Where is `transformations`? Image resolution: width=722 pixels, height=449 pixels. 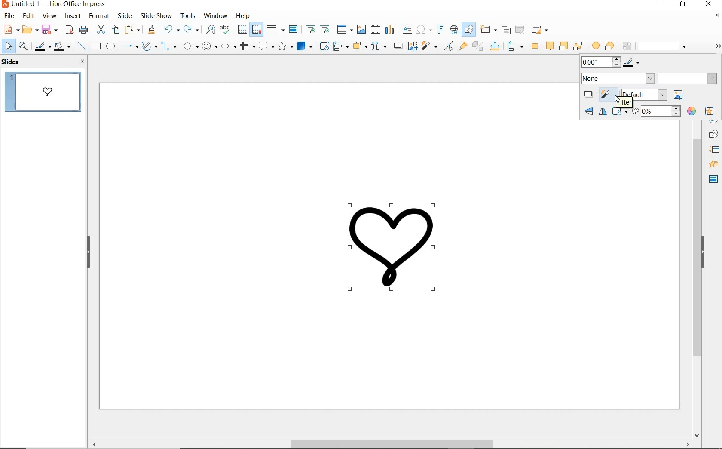 transformations is located at coordinates (617, 111).